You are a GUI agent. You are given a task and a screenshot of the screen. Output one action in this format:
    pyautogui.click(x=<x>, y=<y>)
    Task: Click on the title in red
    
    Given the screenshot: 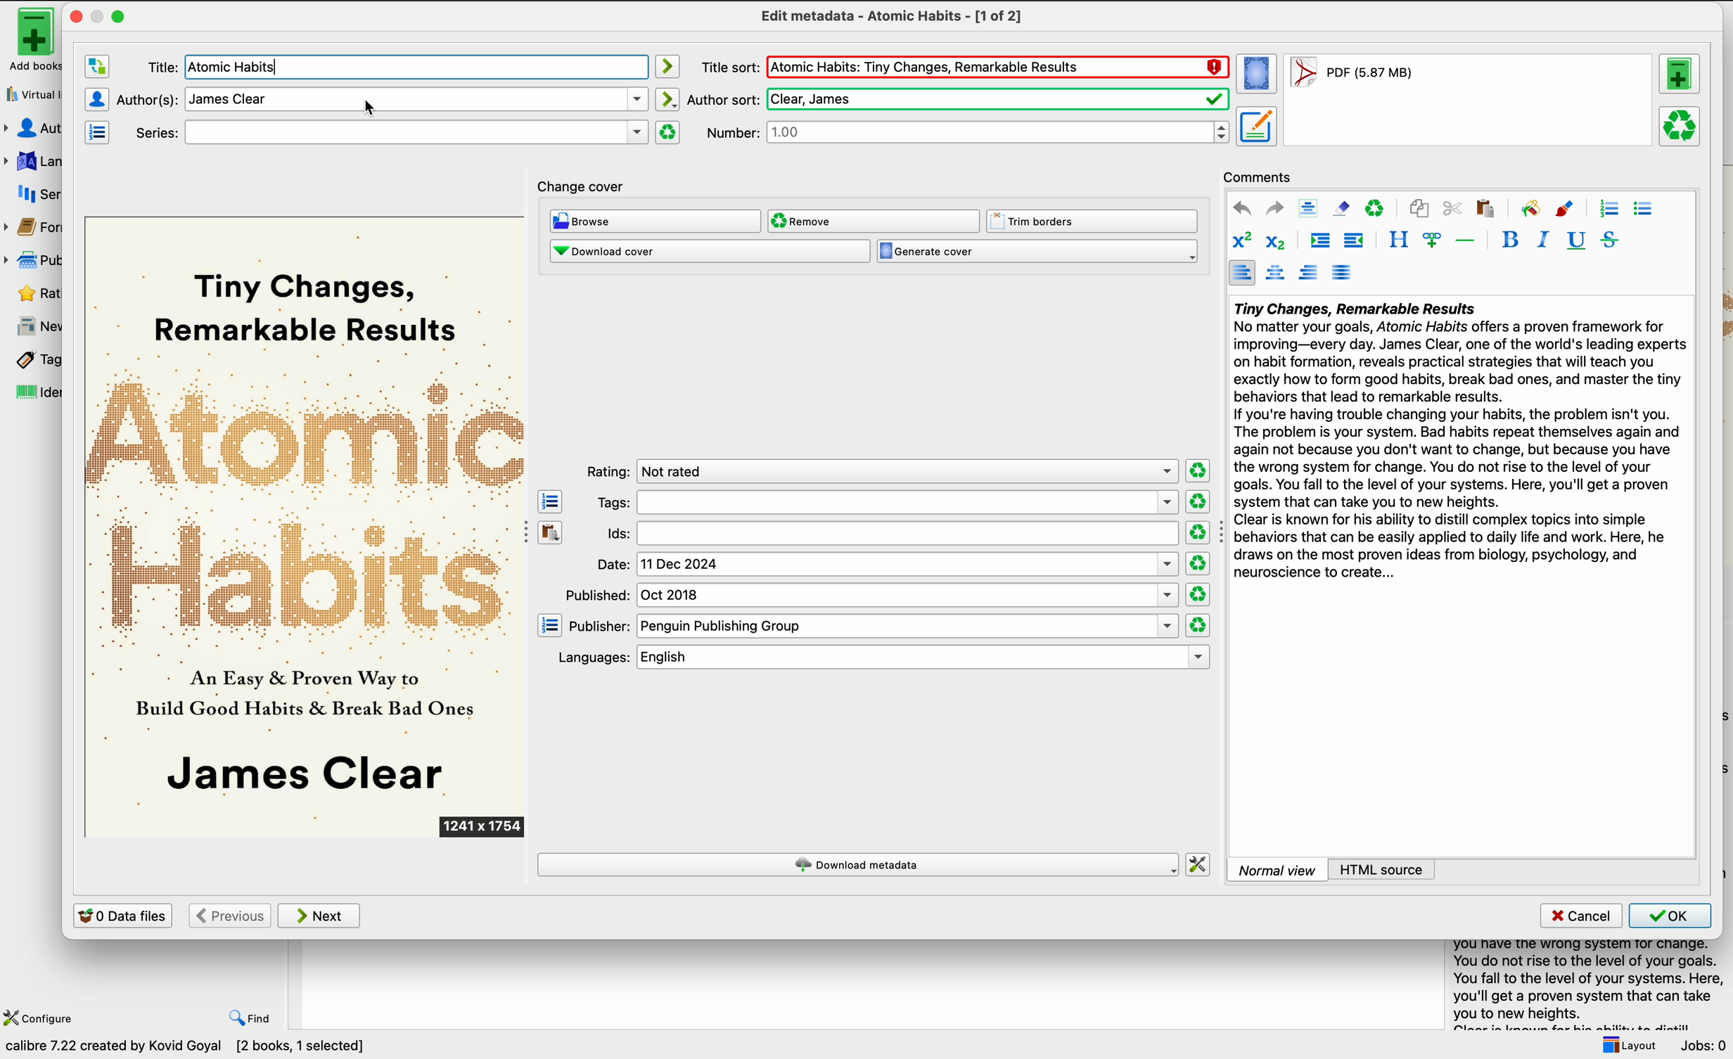 What is the action you would take?
    pyautogui.click(x=997, y=68)
    